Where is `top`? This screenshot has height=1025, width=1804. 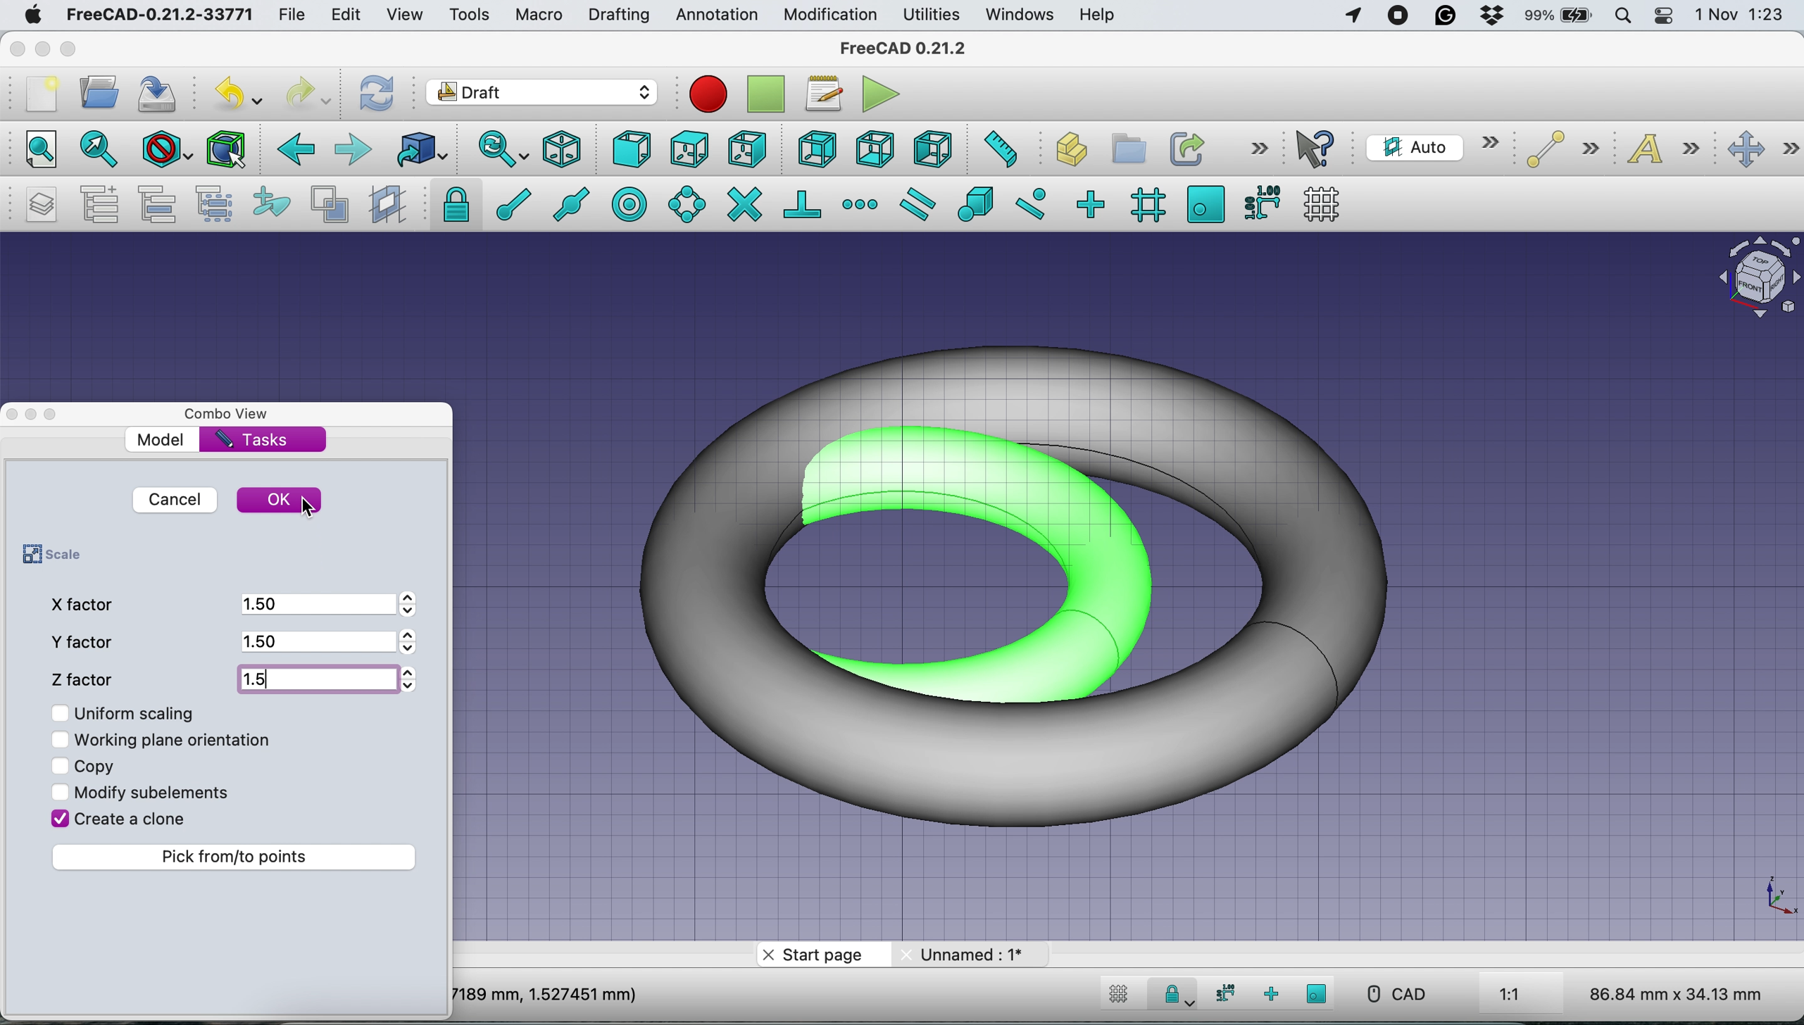
top is located at coordinates (687, 148).